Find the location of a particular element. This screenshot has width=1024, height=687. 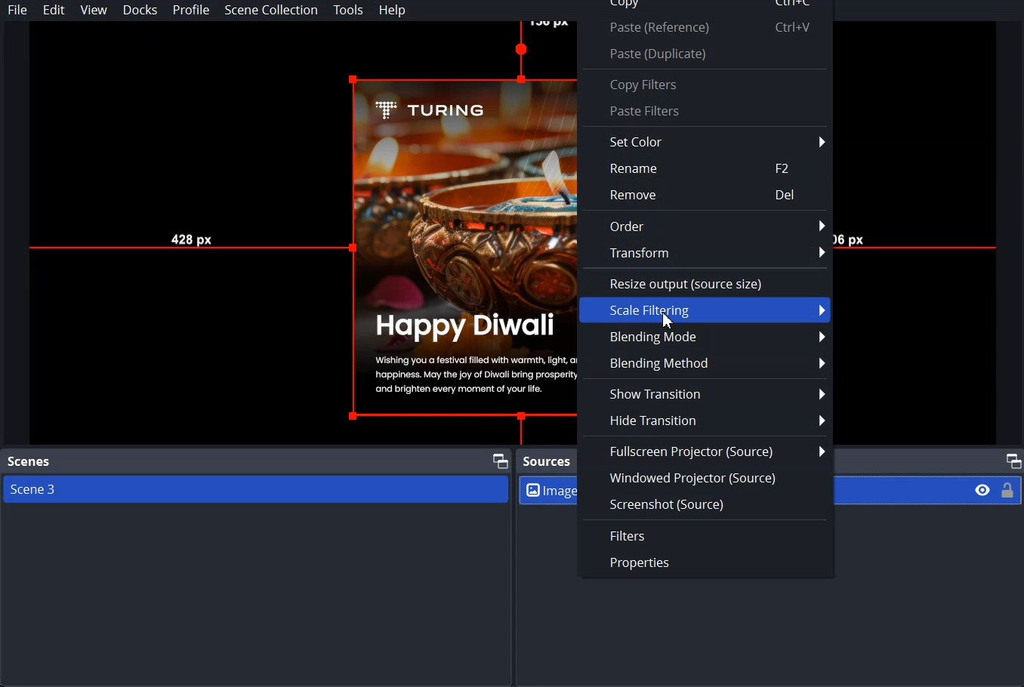

Copy Filters is located at coordinates (705, 84).